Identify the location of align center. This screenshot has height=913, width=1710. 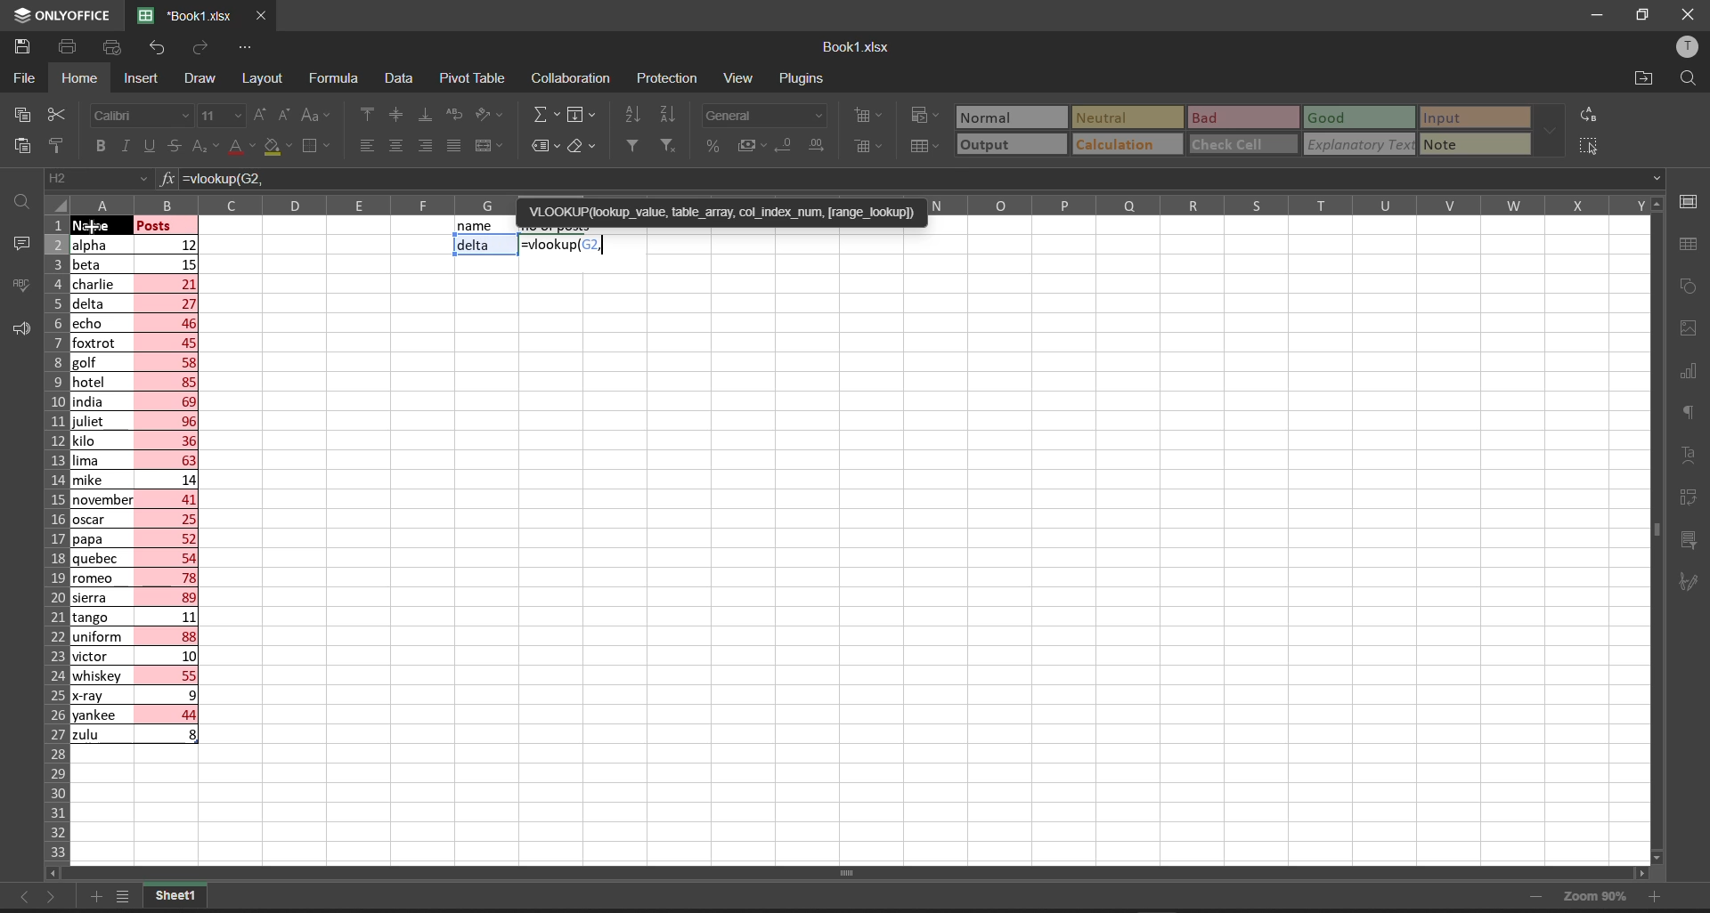
(394, 147).